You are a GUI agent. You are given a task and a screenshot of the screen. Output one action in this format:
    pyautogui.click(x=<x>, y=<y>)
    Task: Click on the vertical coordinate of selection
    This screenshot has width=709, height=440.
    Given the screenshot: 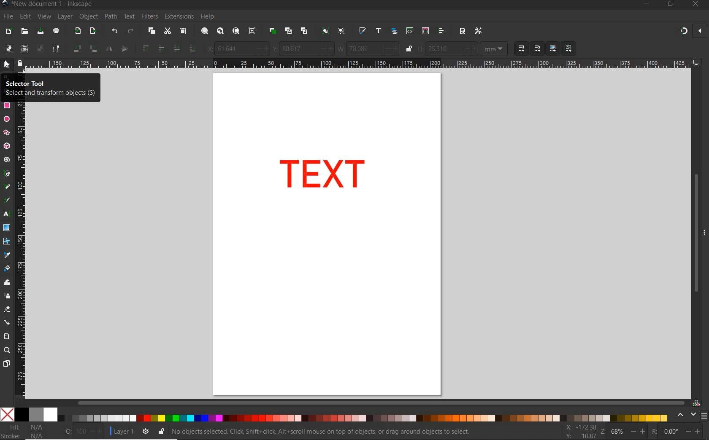 What is the action you would take?
    pyautogui.click(x=303, y=48)
    